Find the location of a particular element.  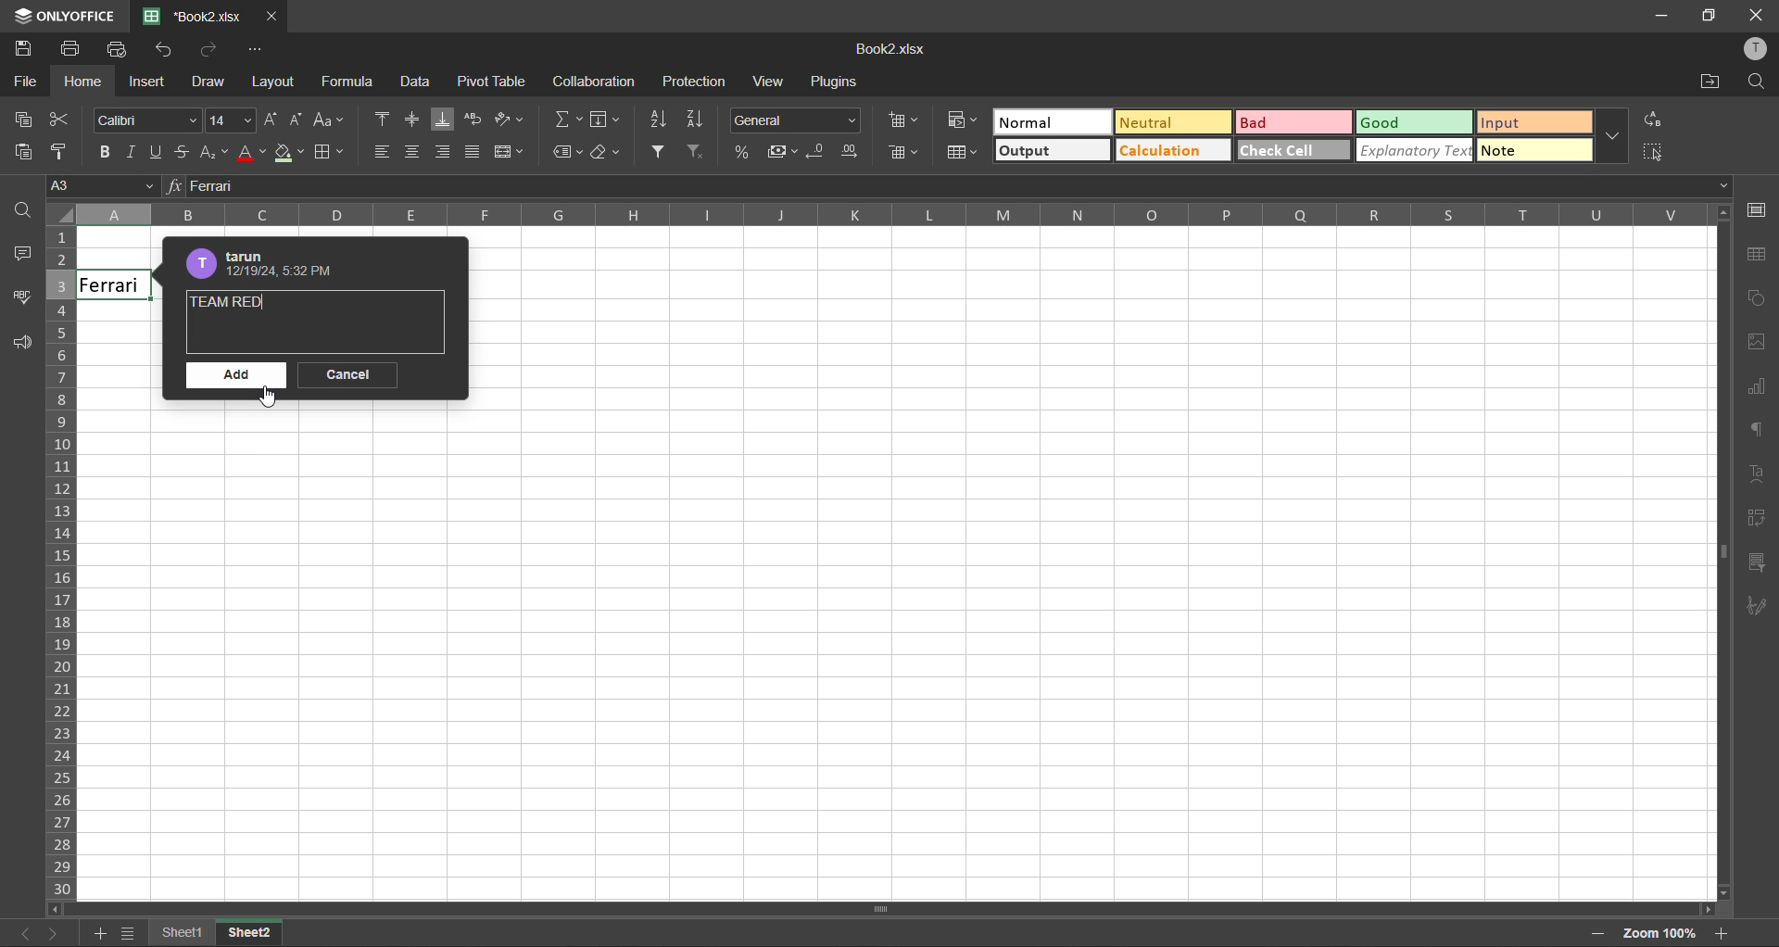

Team Red is located at coordinates (233, 301).